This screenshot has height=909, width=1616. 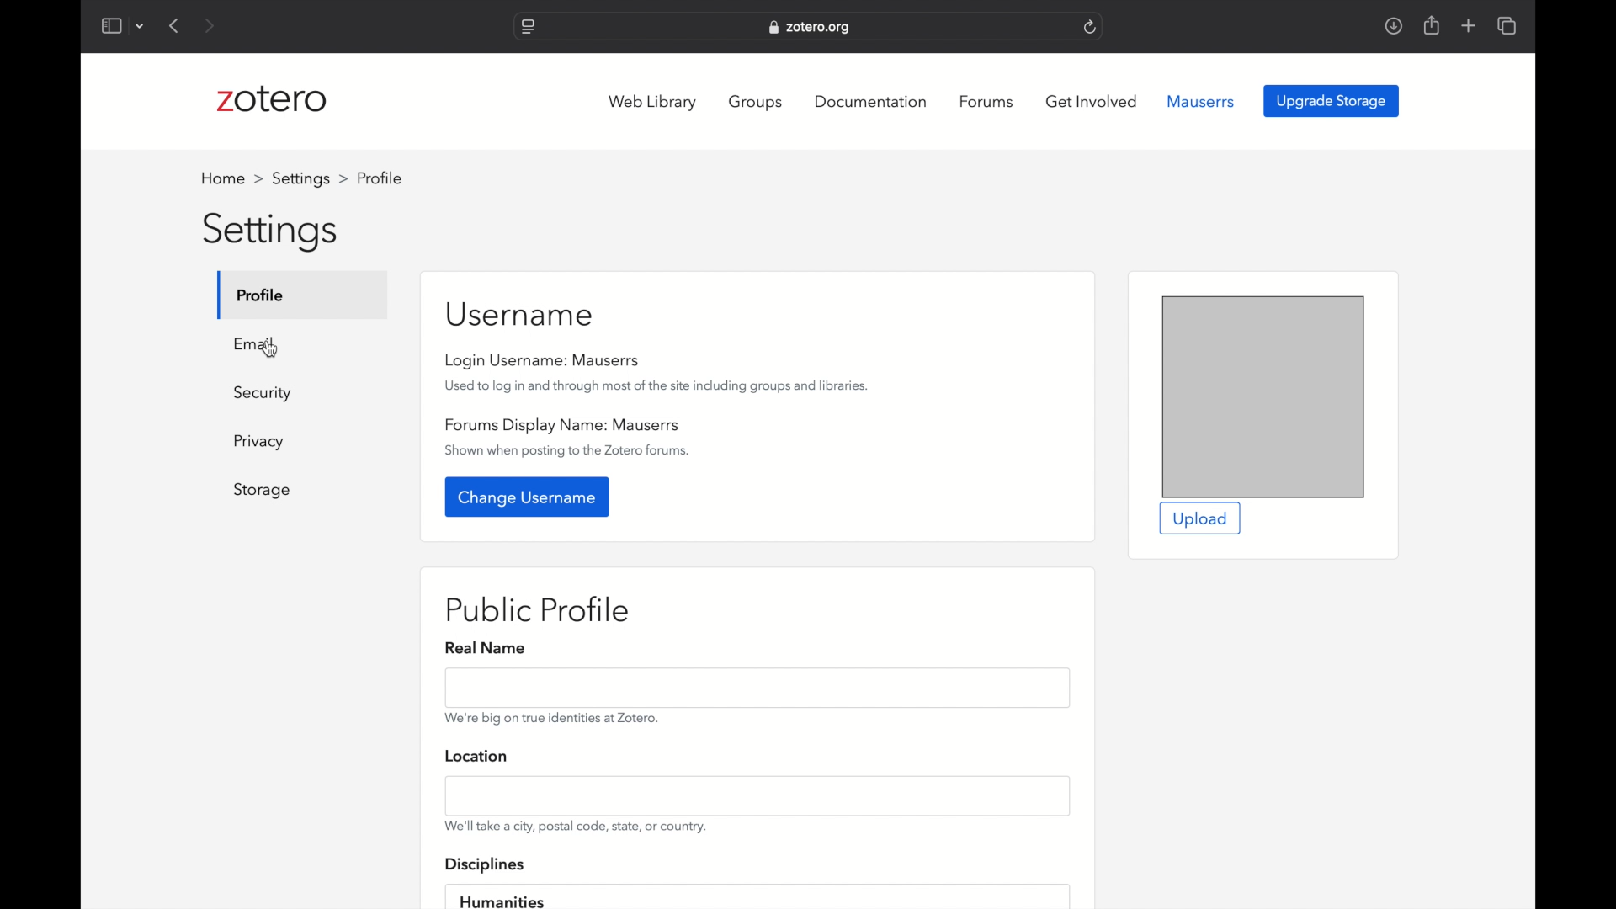 What do you see at coordinates (256, 343) in the screenshot?
I see `email` at bounding box center [256, 343].